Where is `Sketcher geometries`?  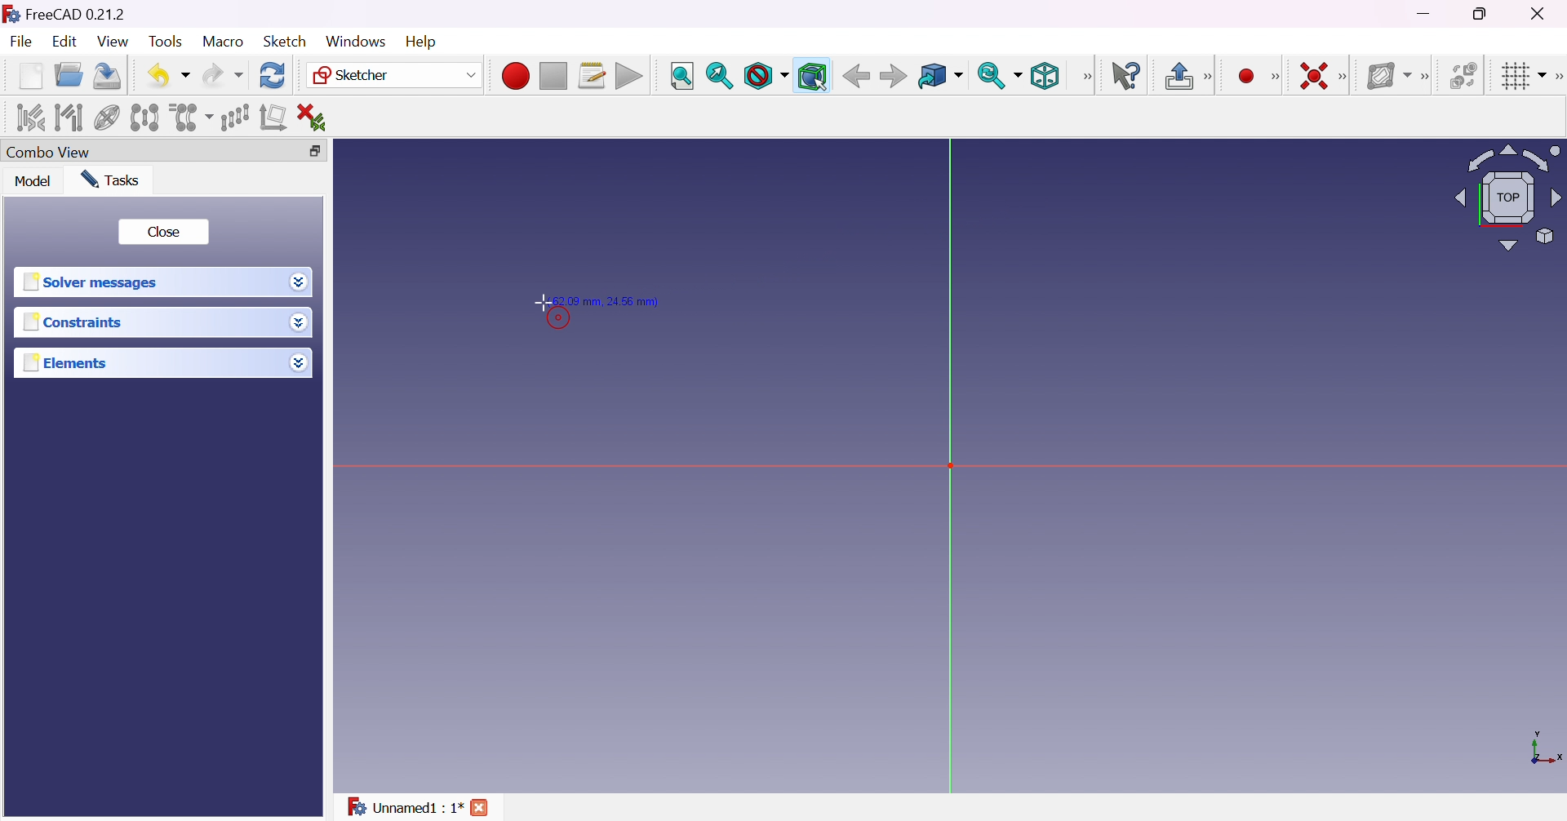
Sketcher geometries is located at coordinates (1275, 78).